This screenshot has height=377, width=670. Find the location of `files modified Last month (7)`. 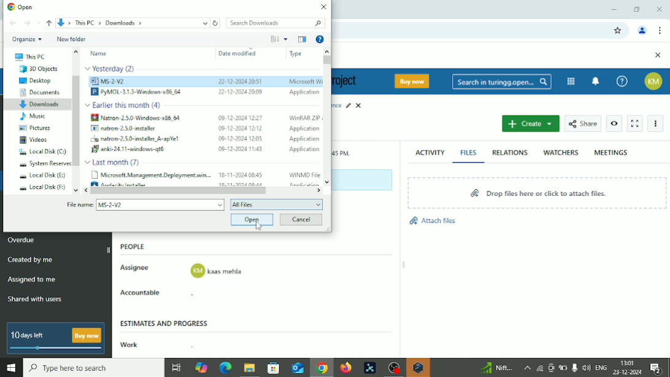

files modified Last month (7) is located at coordinates (115, 162).